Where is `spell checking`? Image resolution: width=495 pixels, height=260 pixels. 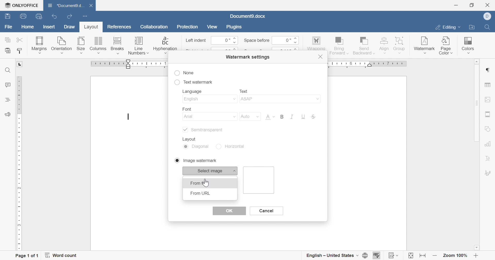
spell checking is located at coordinates (377, 256).